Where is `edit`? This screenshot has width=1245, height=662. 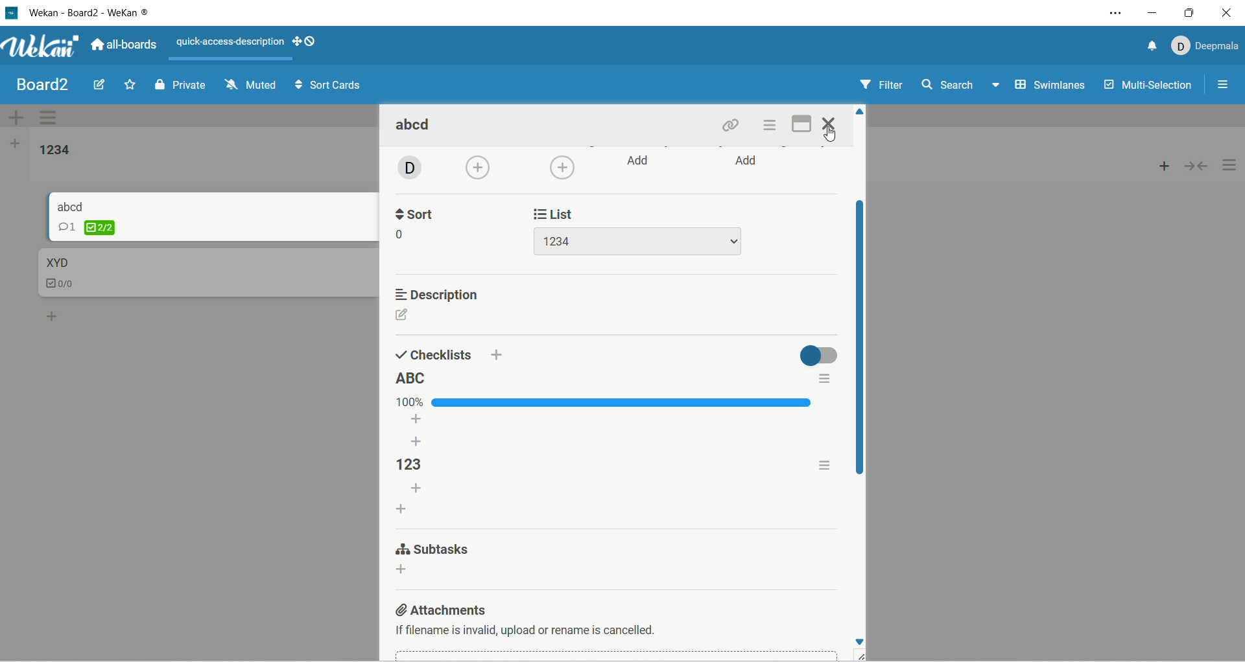 edit is located at coordinates (403, 315).